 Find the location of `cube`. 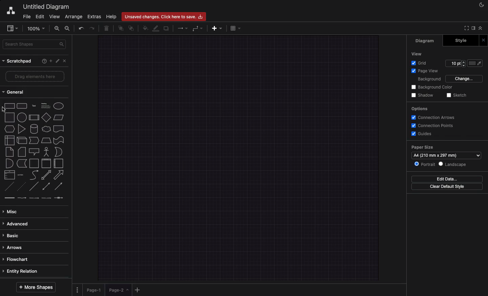

cube is located at coordinates (21, 140).